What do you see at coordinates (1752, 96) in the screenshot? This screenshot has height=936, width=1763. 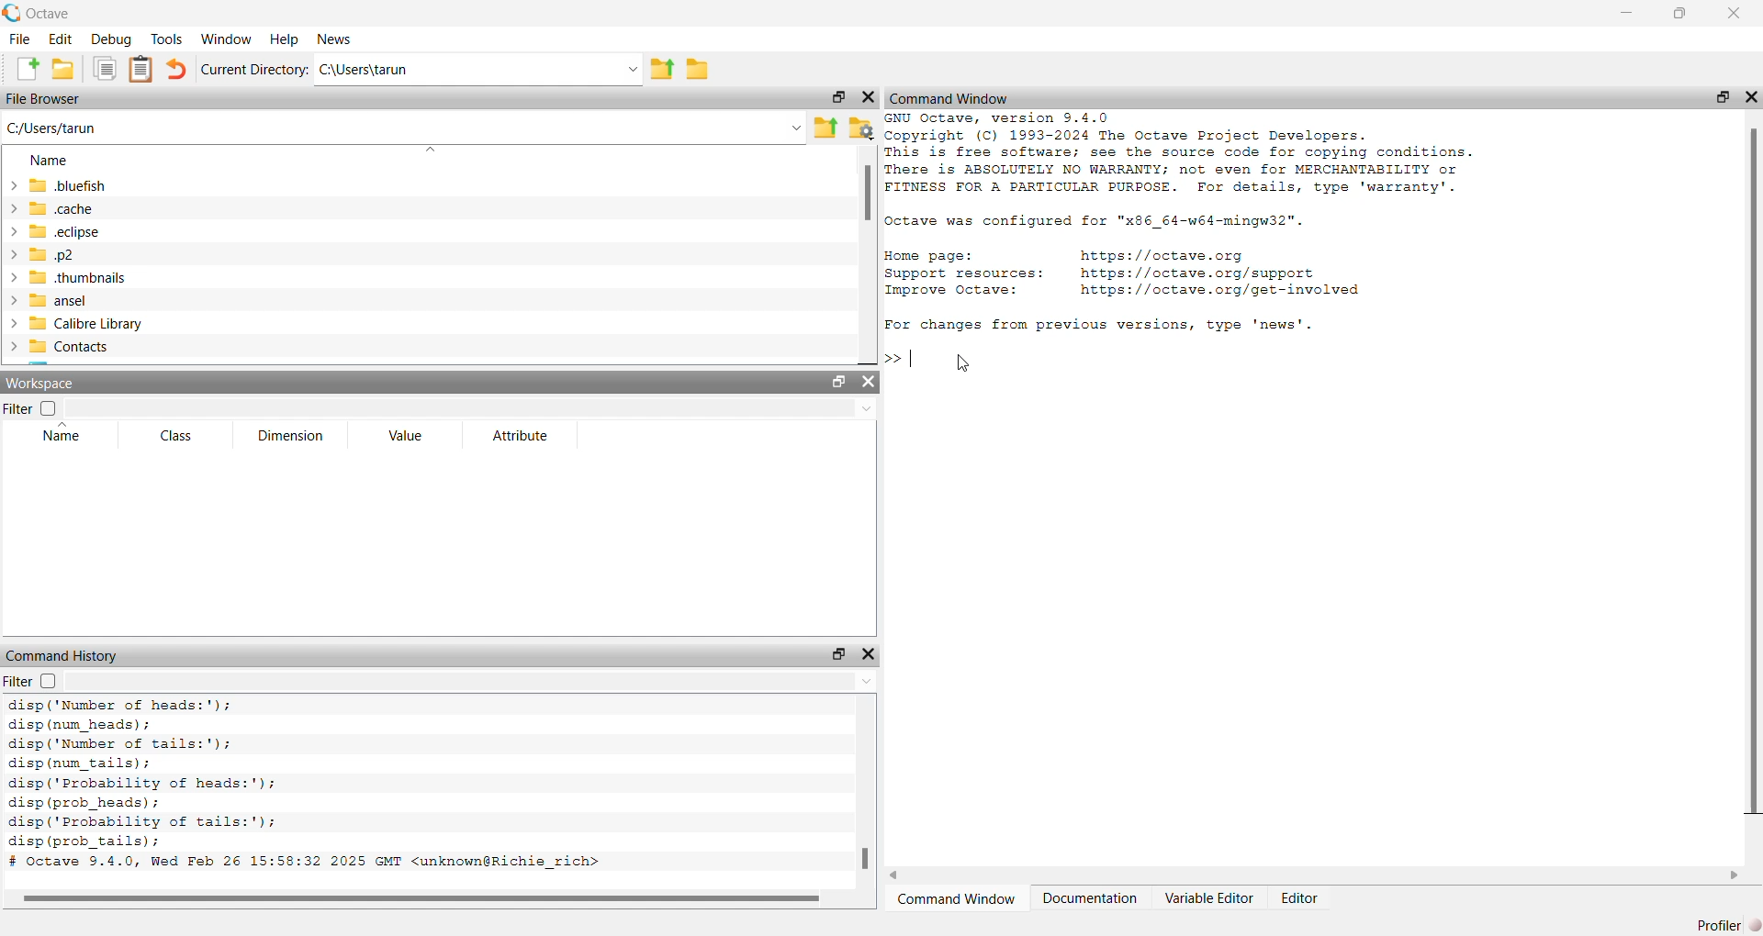 I see `Hide Widget` at bounding box center [1752, 96].